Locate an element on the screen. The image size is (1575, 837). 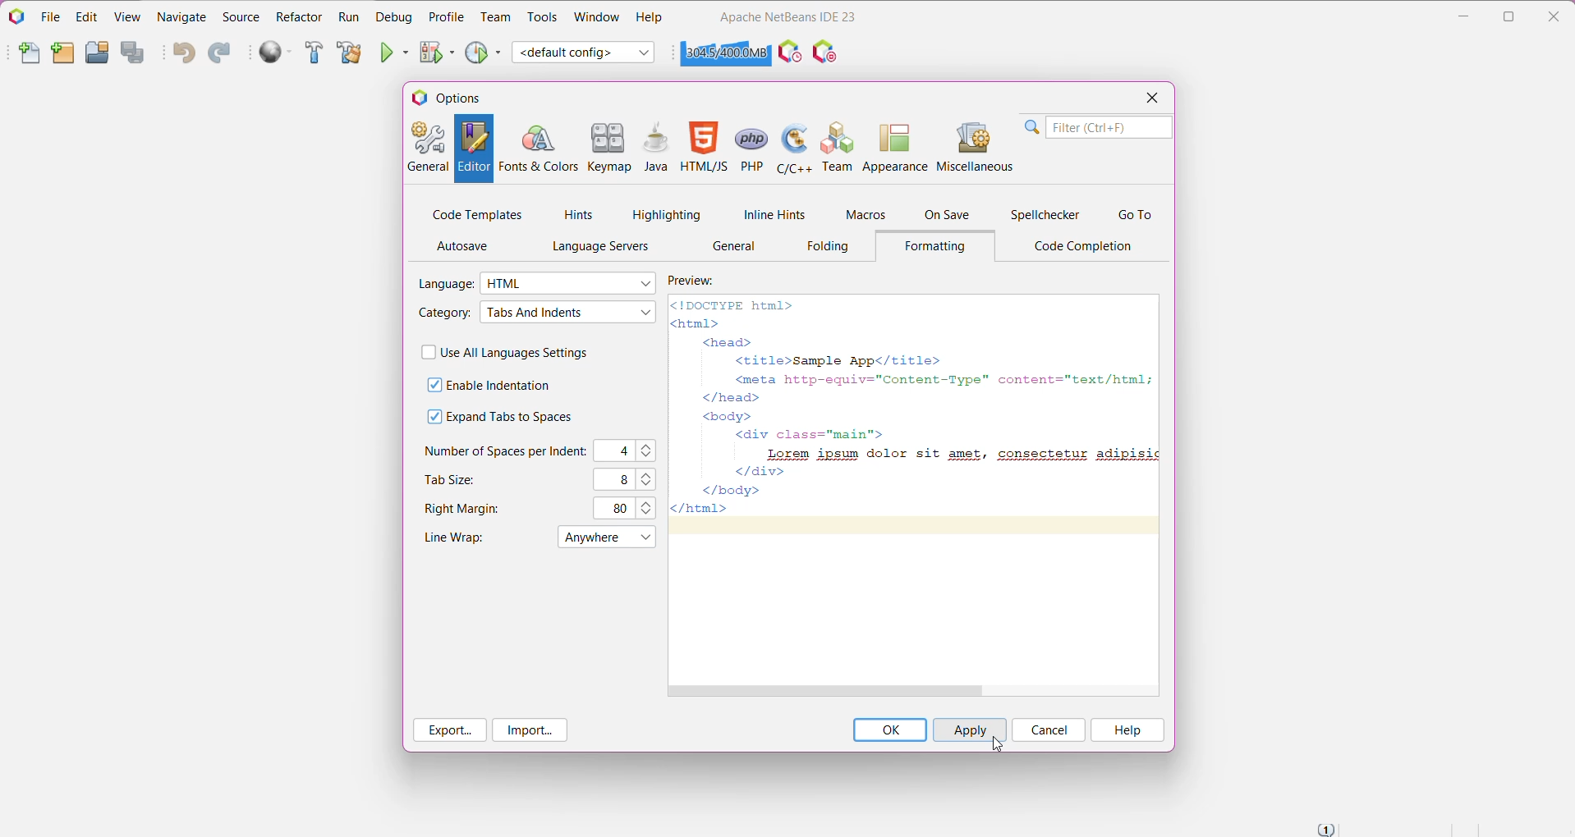
Code Templates is located at coordinates (477, 213).